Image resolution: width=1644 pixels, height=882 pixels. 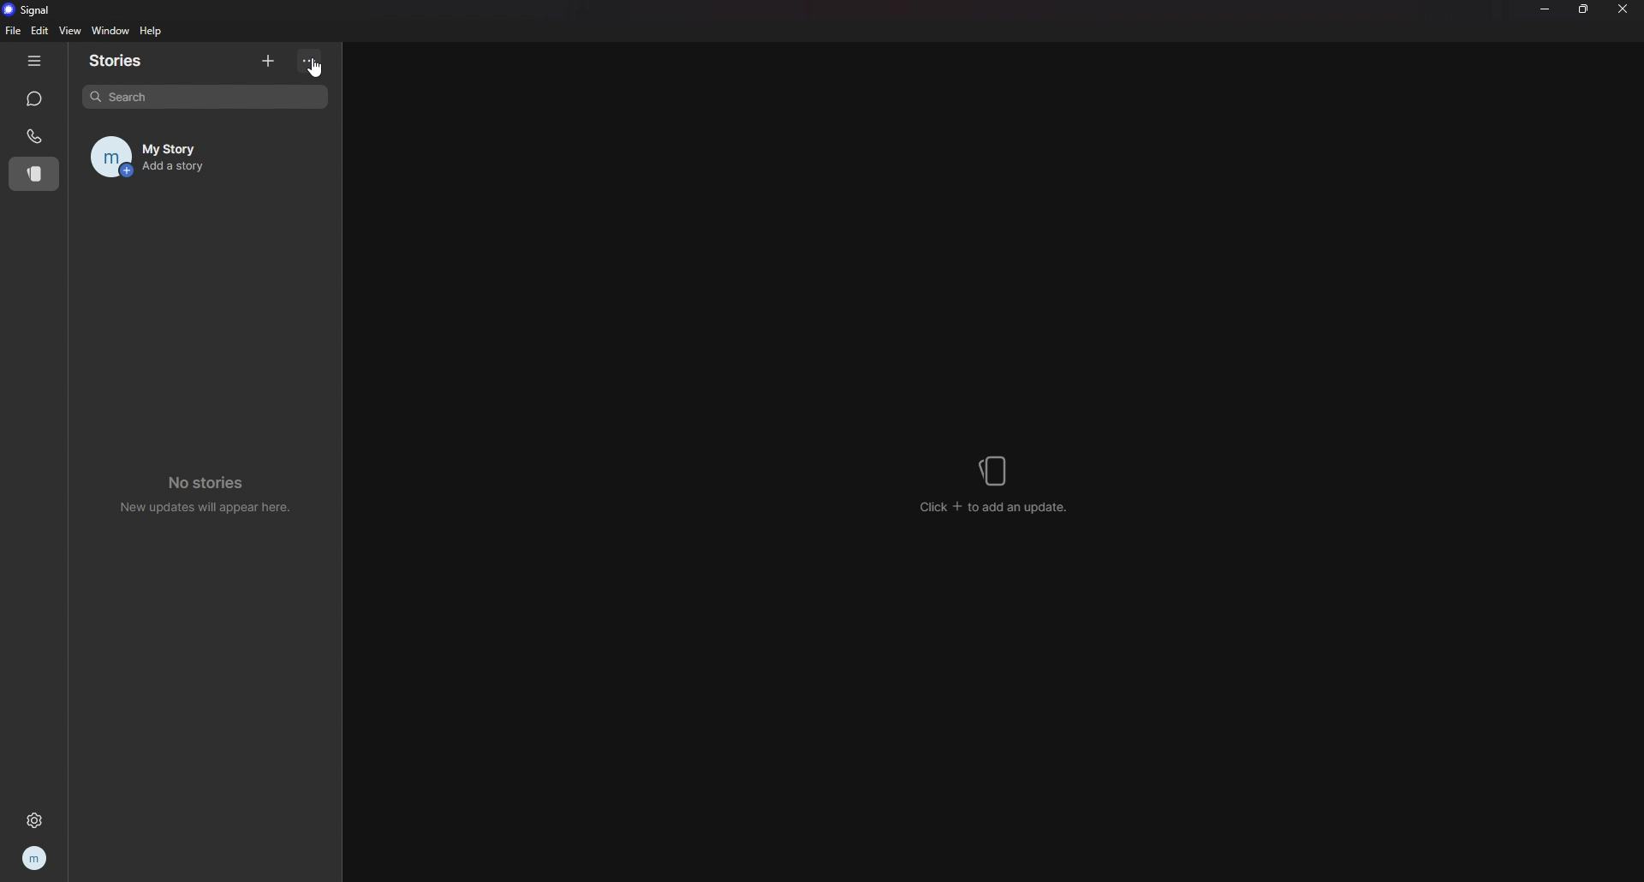 I want to click on resize, so click(x=1585, y=10).